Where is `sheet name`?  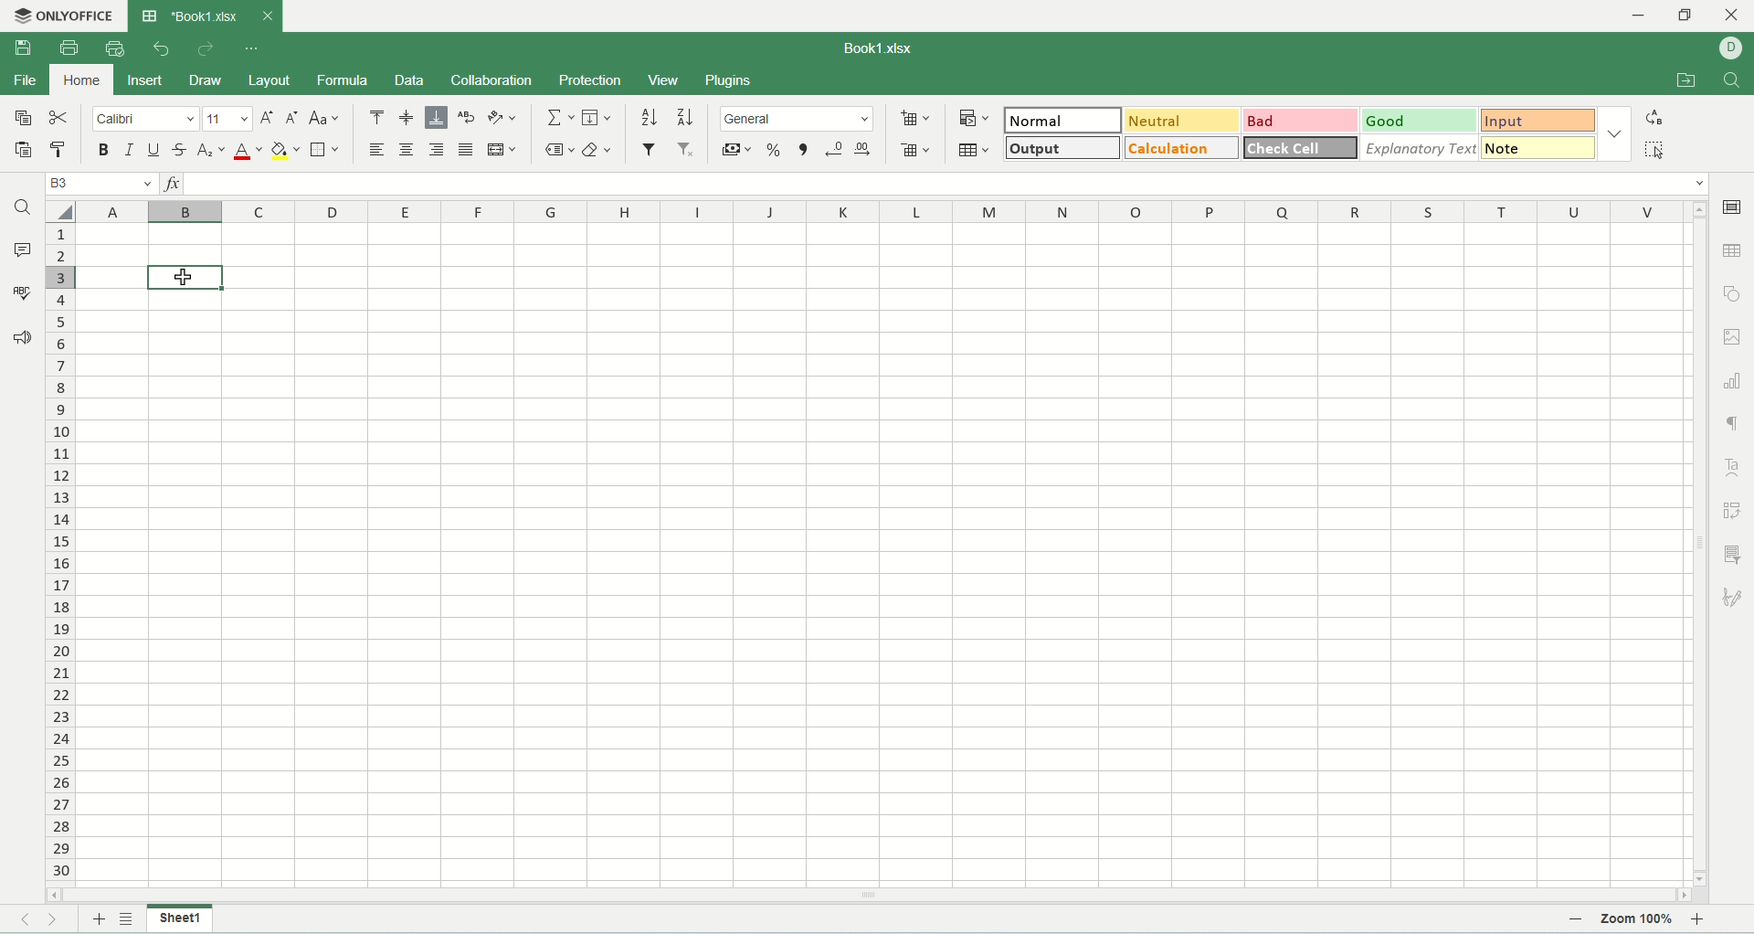 sheet name is located at coordinates (180, 918).